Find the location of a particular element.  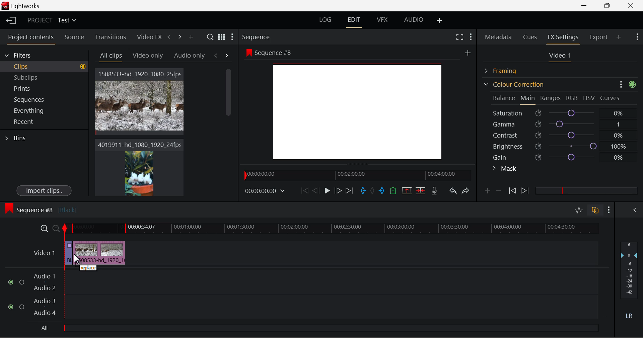

Show Audio Mix is located at coordinates (635, 209).